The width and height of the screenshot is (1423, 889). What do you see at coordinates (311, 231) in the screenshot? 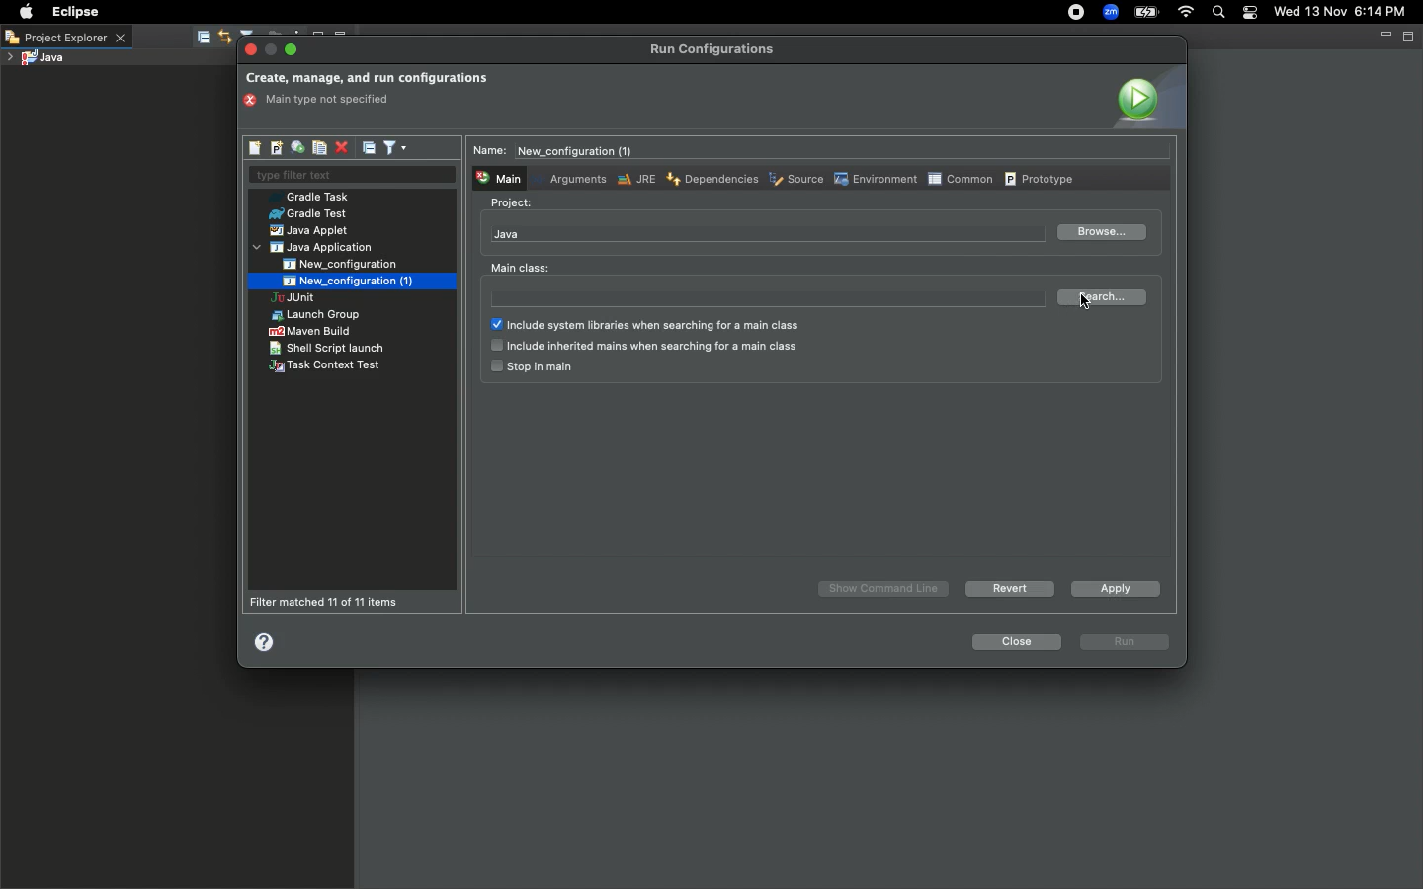
I see `Java applet` at bounding box center [311, 231].